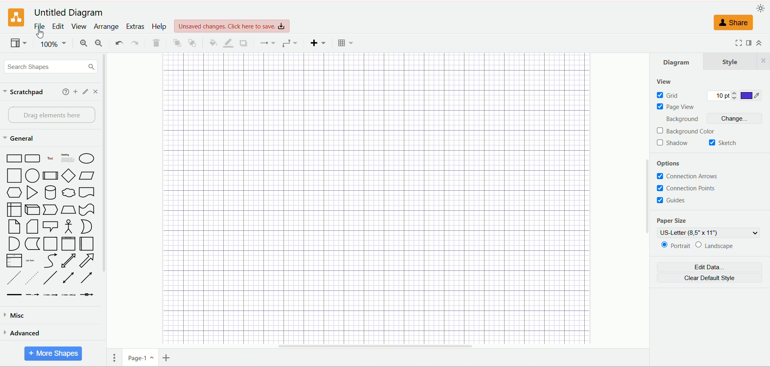 The height and width of the screenshot is (367, 770). I want to click on zoom in, so click(82, 44).